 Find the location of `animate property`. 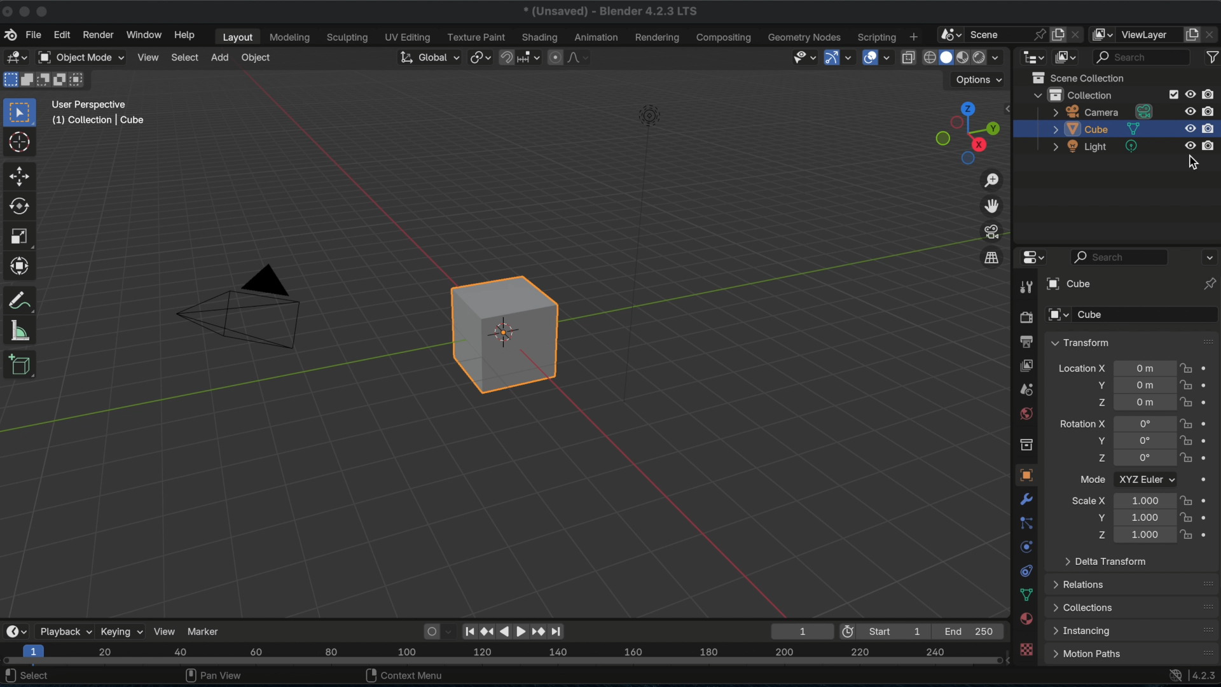

animate property is located at coordinates (1209, 439).